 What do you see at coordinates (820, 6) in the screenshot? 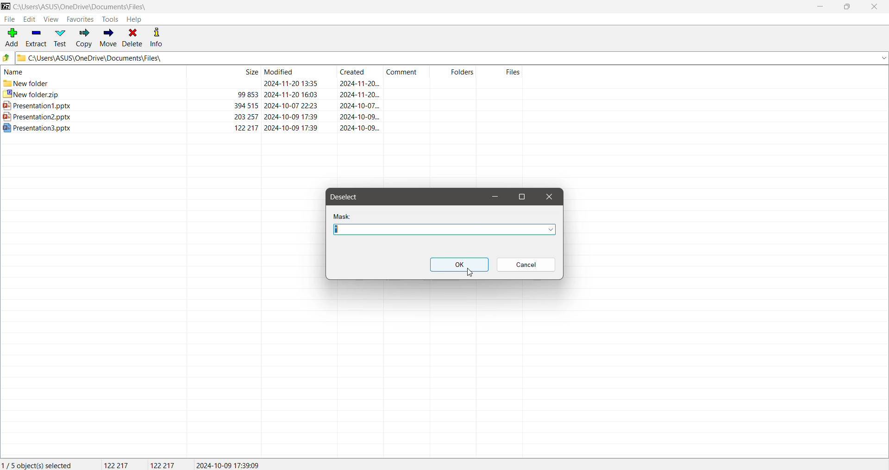
I see `Minimize` at bounding box center [820, 6].